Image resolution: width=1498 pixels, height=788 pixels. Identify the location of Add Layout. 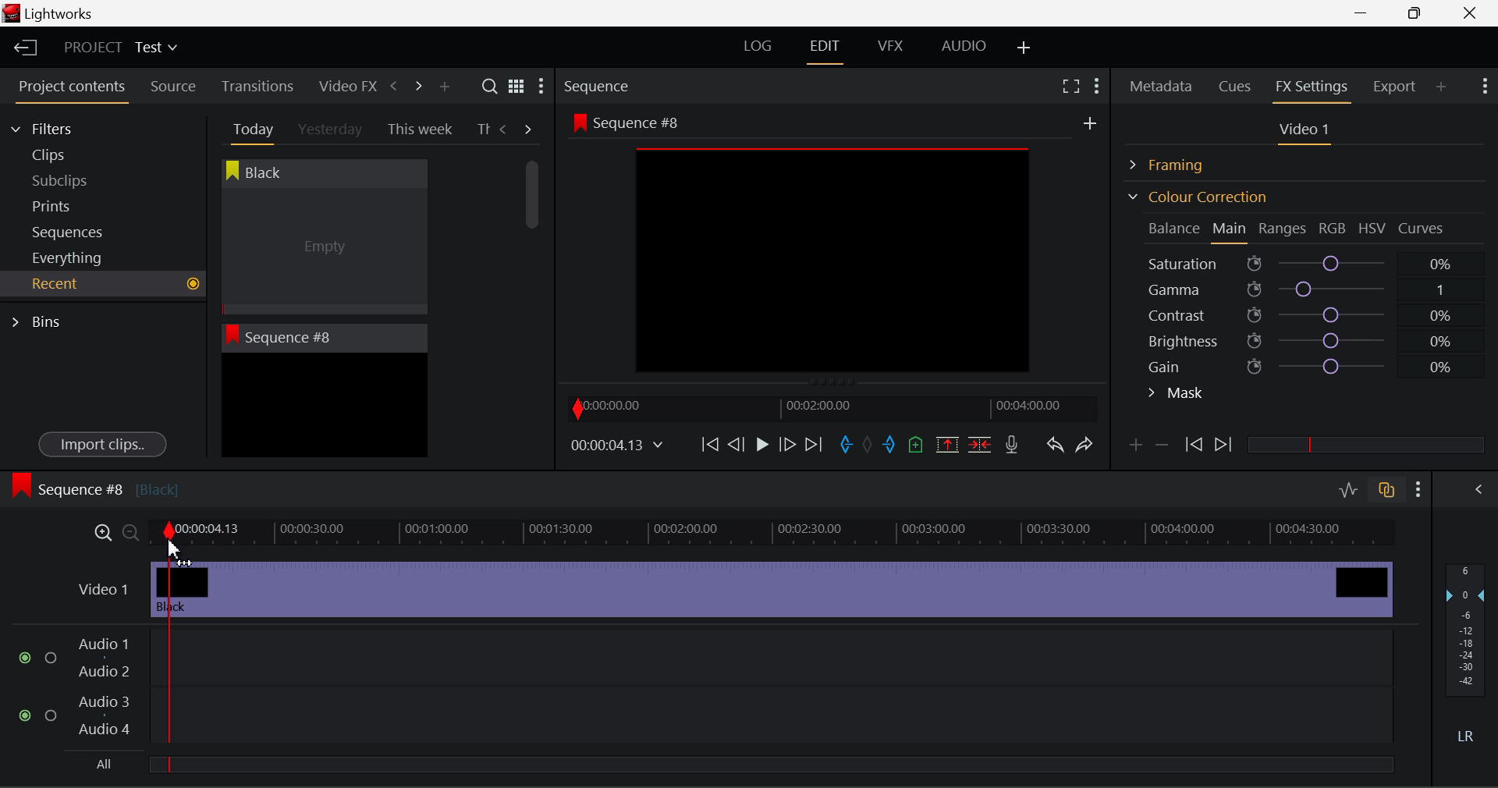
(1024, 48).